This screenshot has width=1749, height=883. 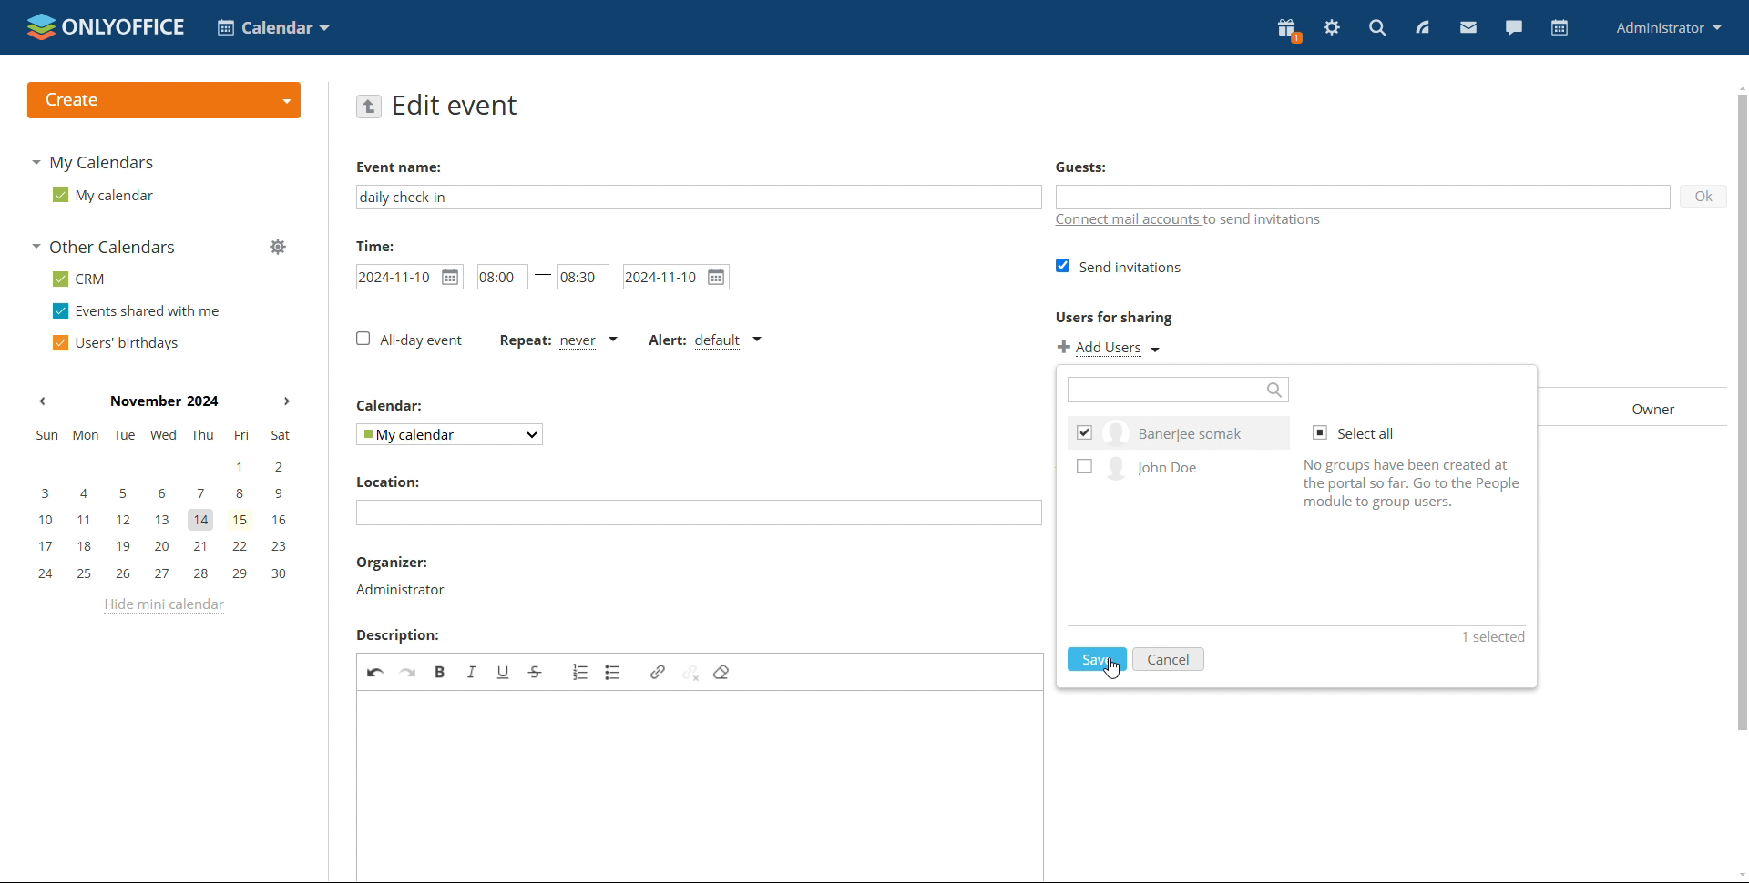 I want to click on other calendars, so click(x=103, y=247).